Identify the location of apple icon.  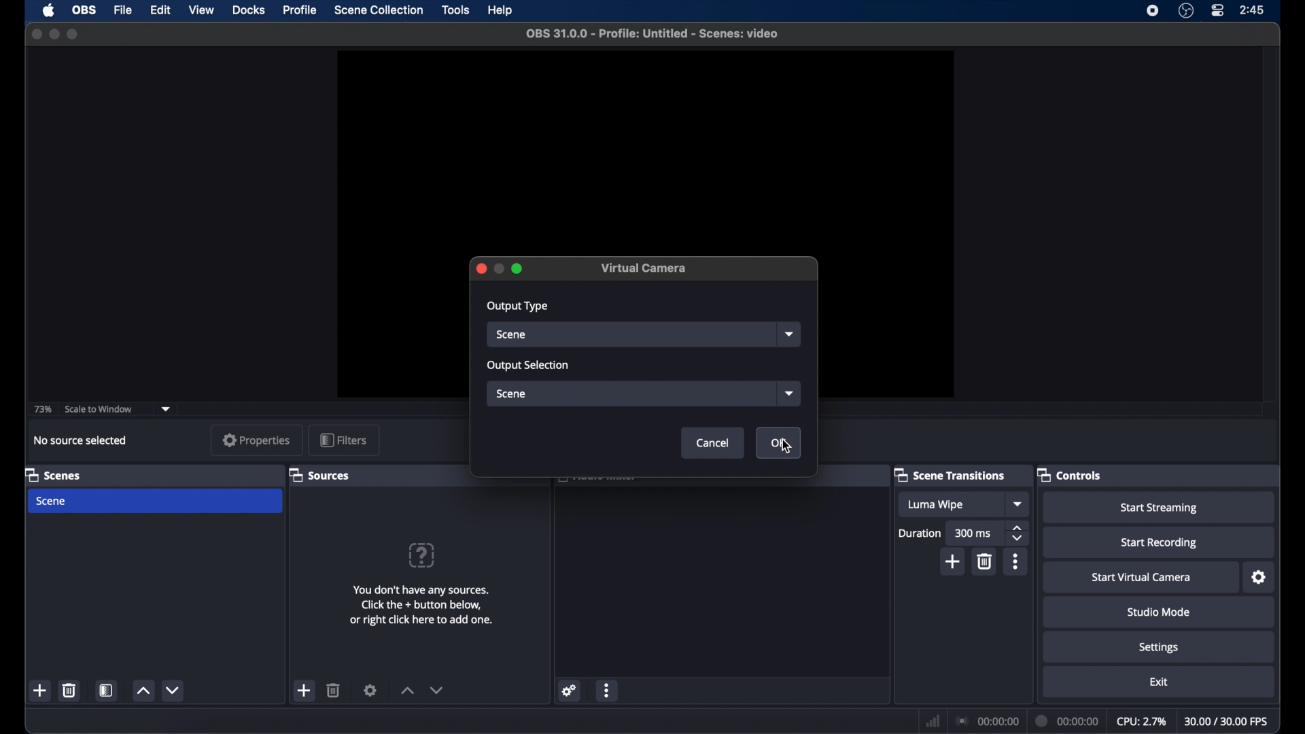
(49, 10).